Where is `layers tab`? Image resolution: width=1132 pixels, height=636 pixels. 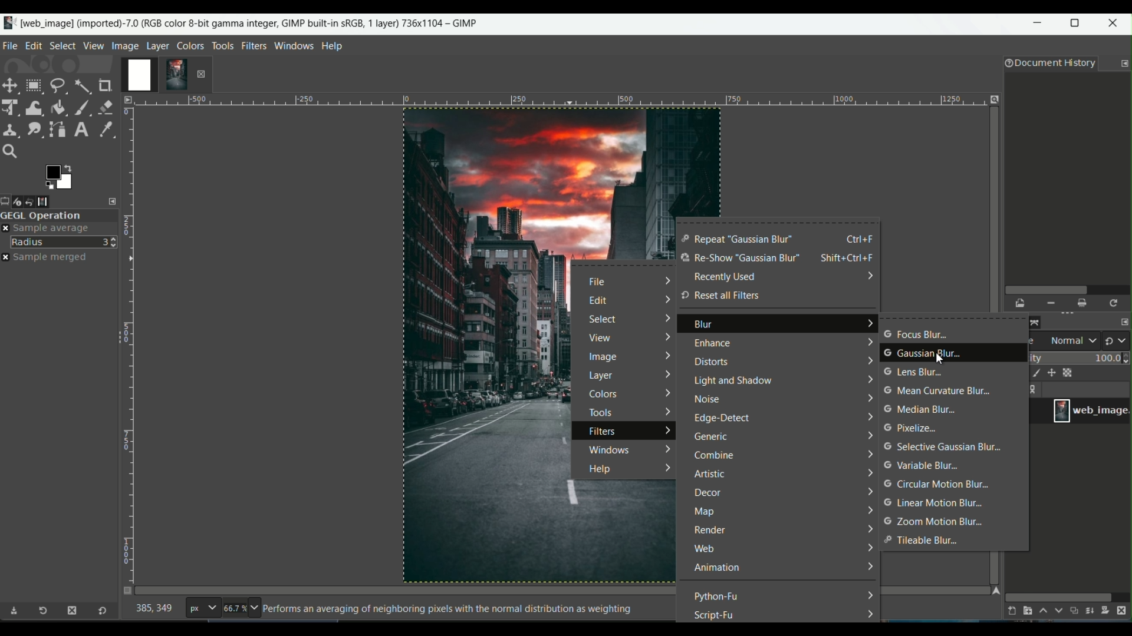 layers tab is located at coordinates (159, 45).